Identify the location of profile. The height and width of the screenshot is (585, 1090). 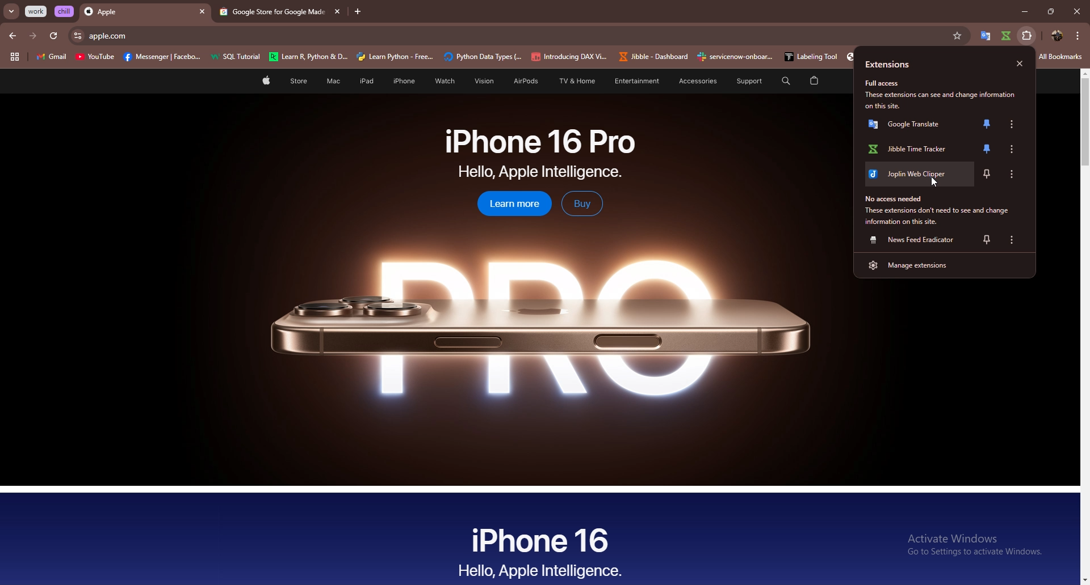
(1056, 36).